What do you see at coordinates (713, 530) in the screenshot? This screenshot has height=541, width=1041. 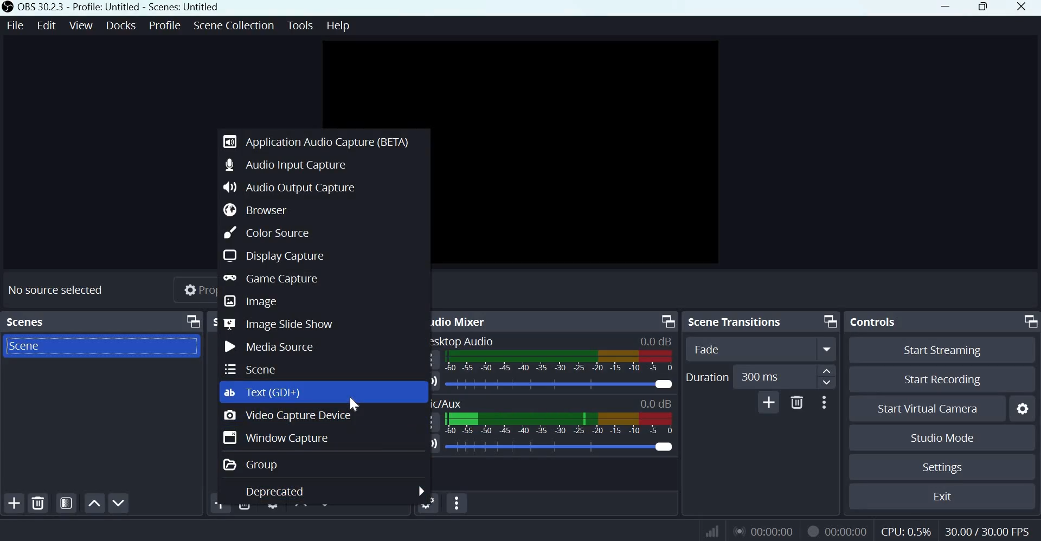 I see `Connection Status Indicator` at bounding box center [713, 530].